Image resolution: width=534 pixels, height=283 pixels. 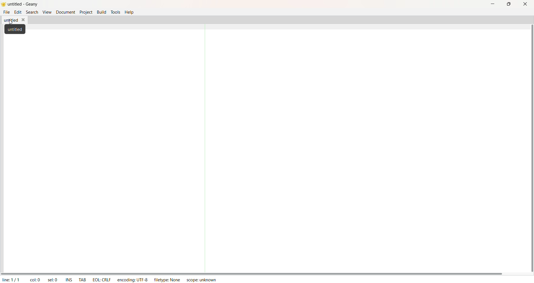 What do you see at coordinates (202, 280) in the screenshot?
I see `scope: unknown` at bounding box center [202, 280].